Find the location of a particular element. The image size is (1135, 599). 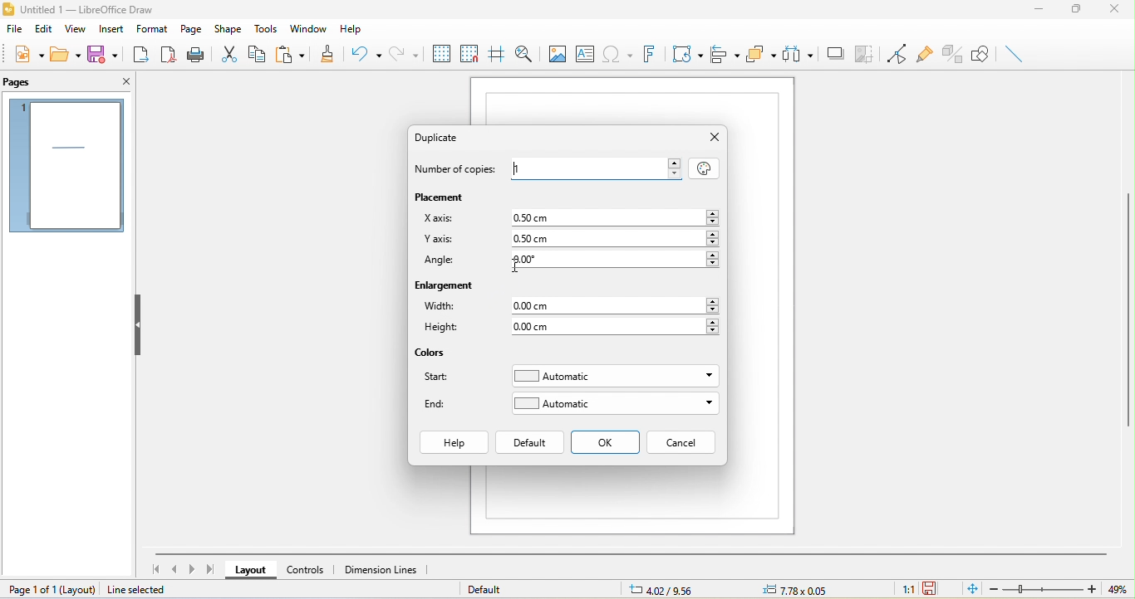

previous page is located at coordinates (174, 570).